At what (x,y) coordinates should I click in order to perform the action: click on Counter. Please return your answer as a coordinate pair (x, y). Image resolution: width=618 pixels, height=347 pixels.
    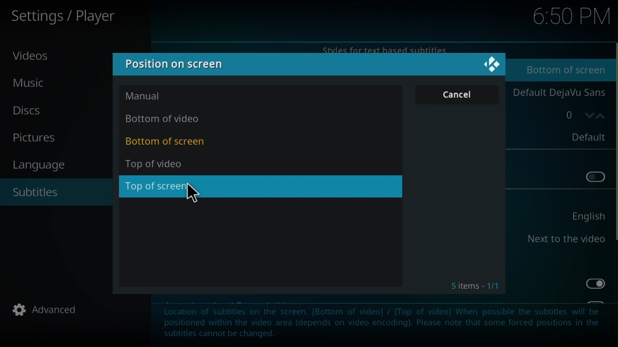
    Looking at the image, I should click on (577, 115).